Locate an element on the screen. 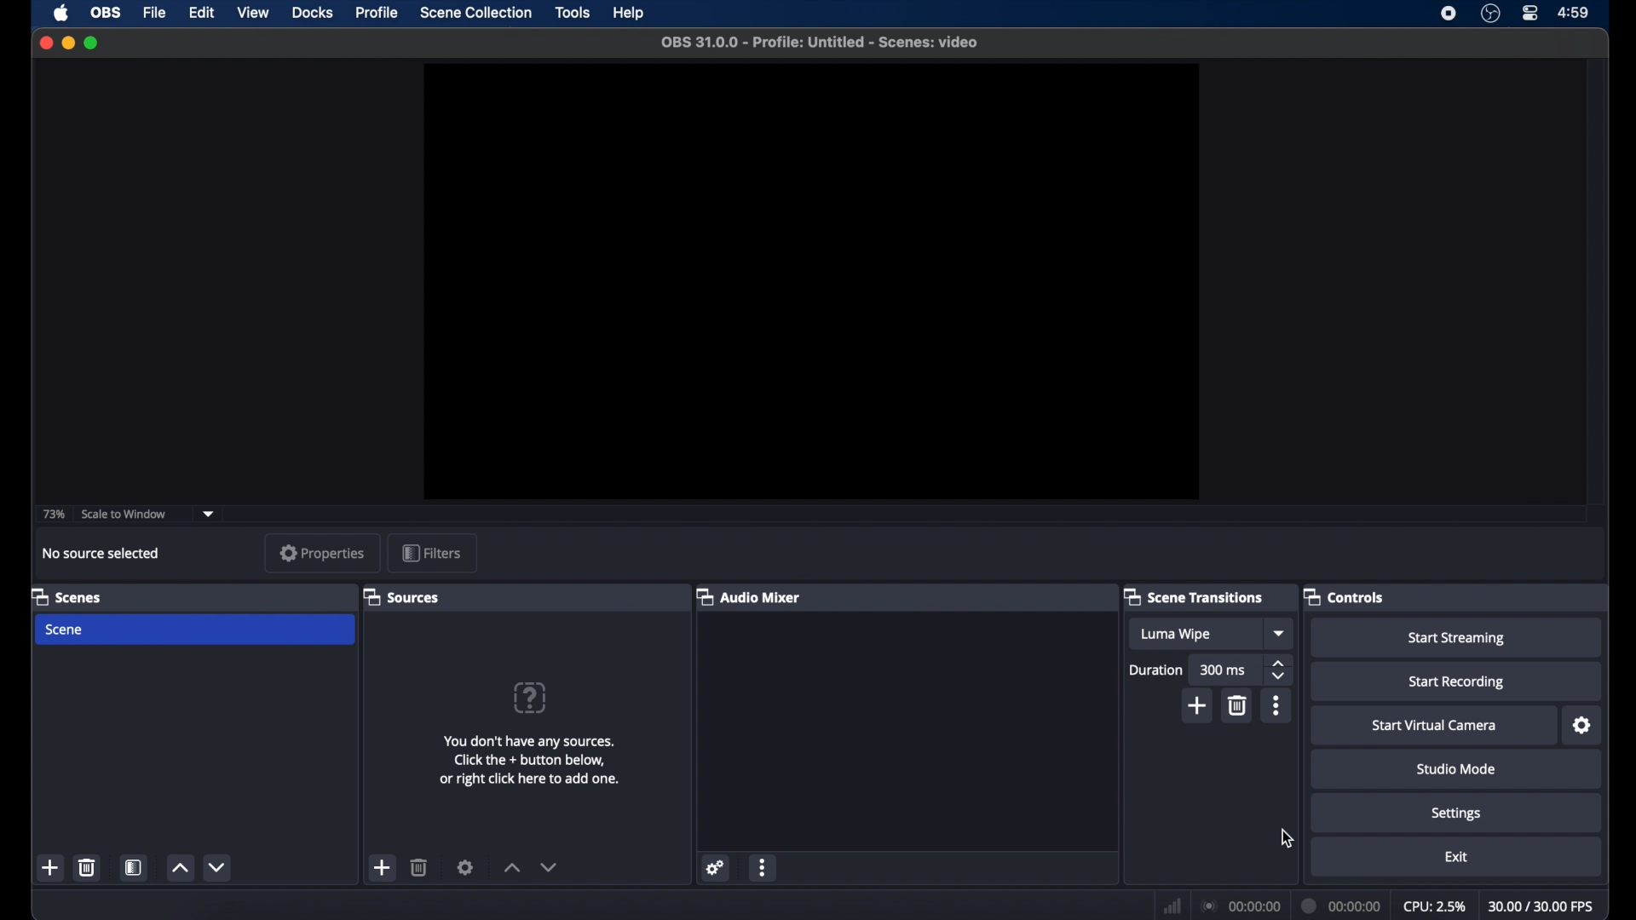  increment is located at coordinates (513, 867).